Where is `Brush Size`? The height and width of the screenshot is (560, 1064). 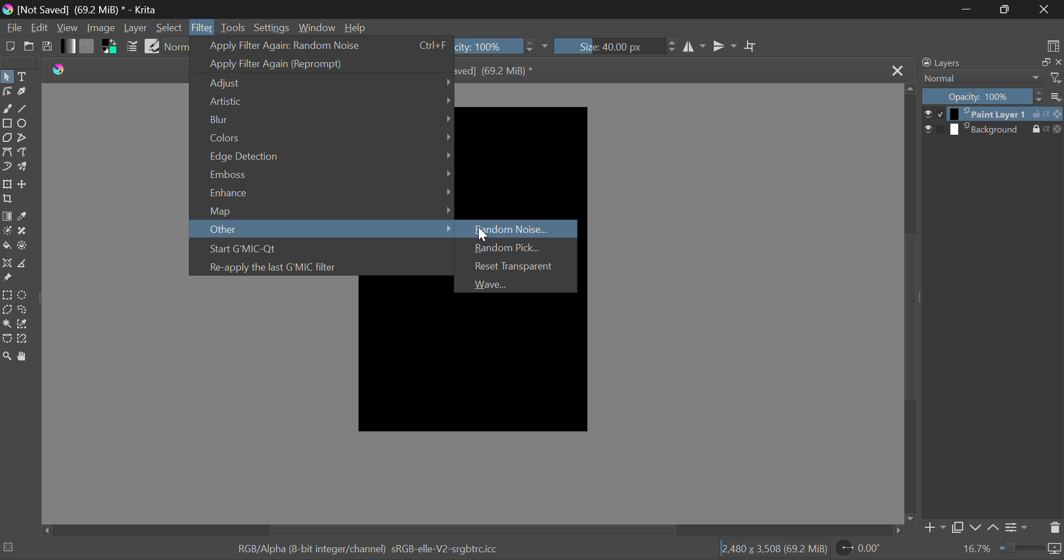
Brush Size is located at coordinates (616, 45).